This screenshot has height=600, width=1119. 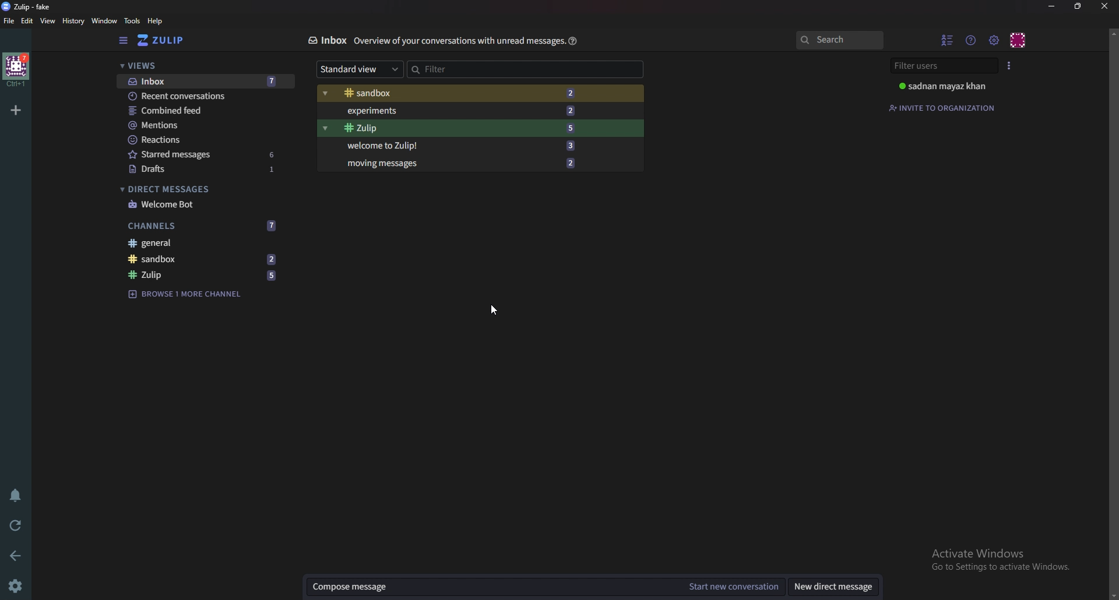 I want to click on Inbox, so click(x=171, y=80).